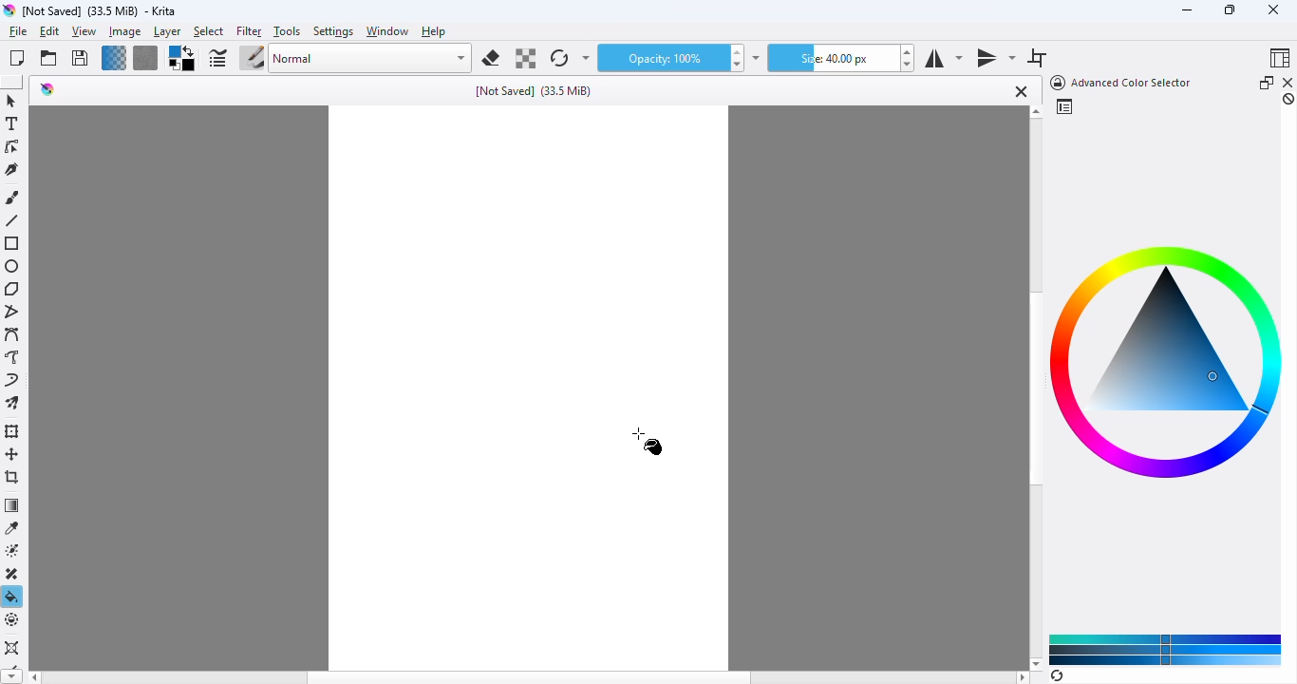 This screenshot has height=684, width=1297. I want to click on multibrush tool, so click(12, 403).